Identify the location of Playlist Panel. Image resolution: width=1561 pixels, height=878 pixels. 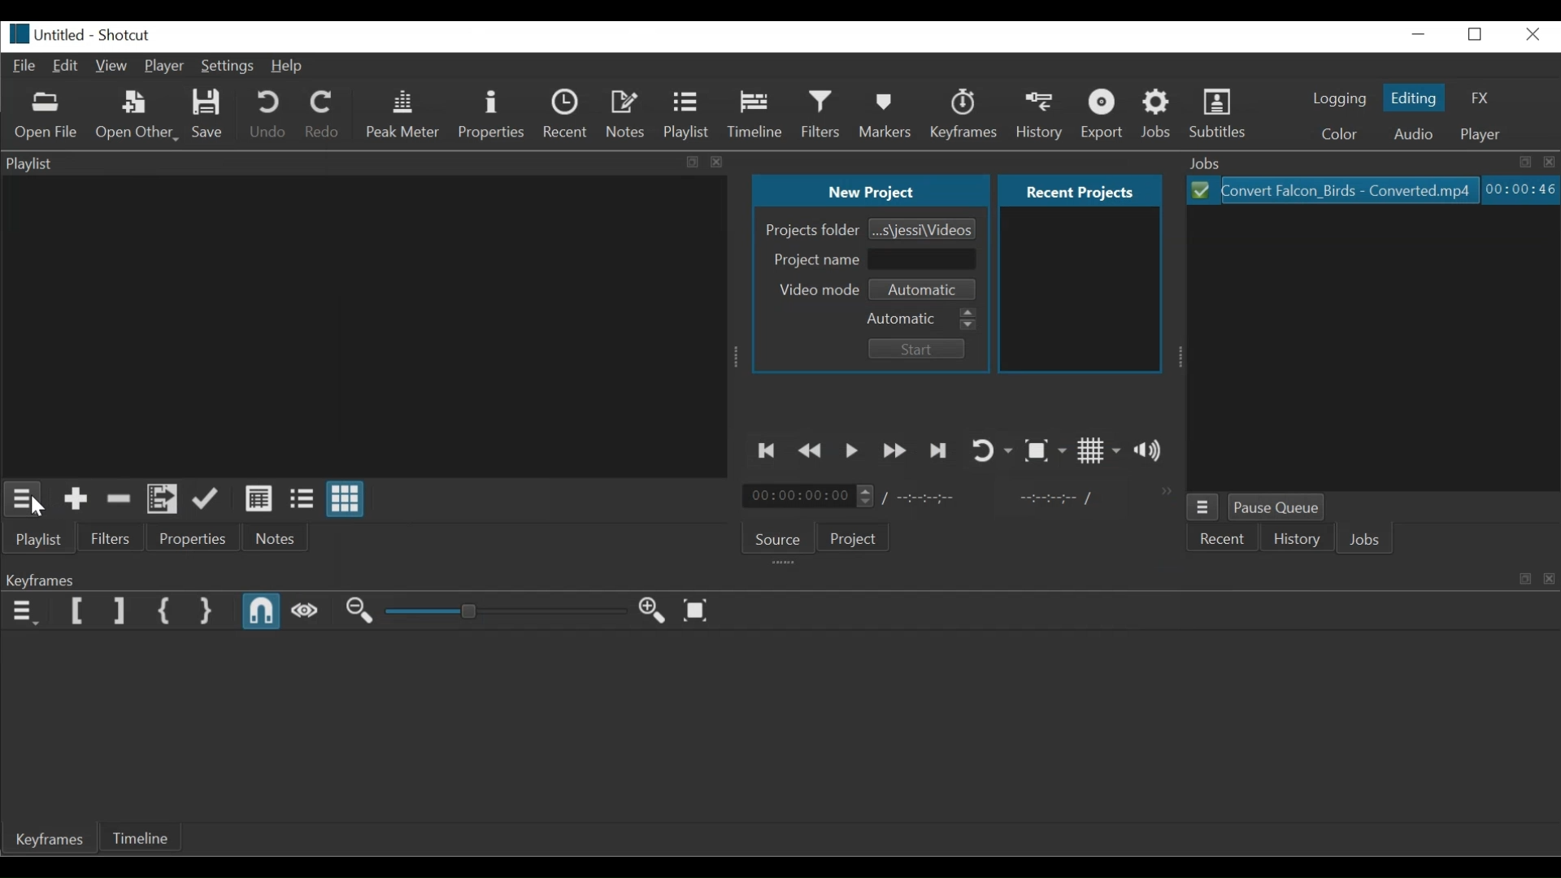
(363, 160).